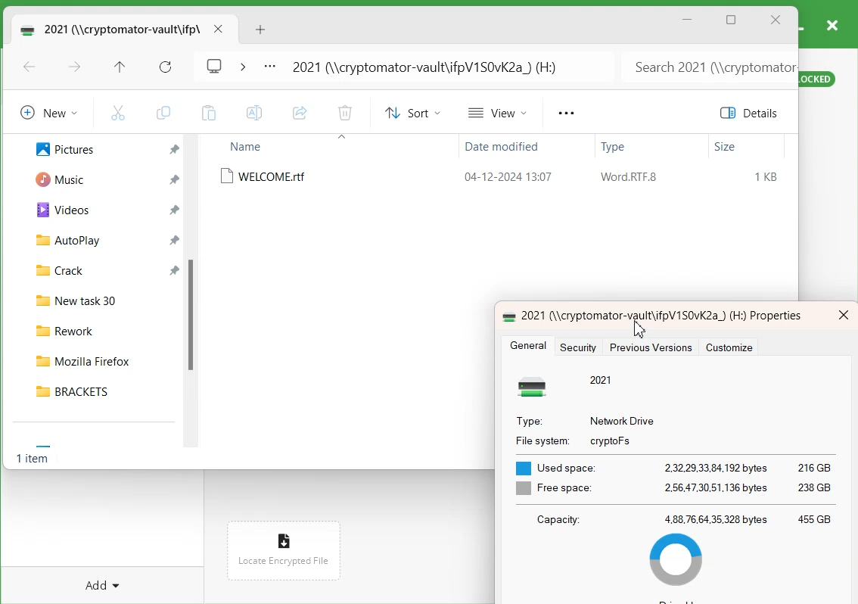 This screenshot has height=604, width=858. Describe the element at coordinates (263, 30) in the screenshot. I see `Add new Tab` at that location.